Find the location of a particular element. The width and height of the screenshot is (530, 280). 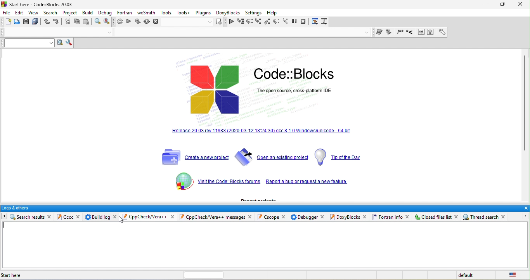

close is located at coordinates (121, 217).